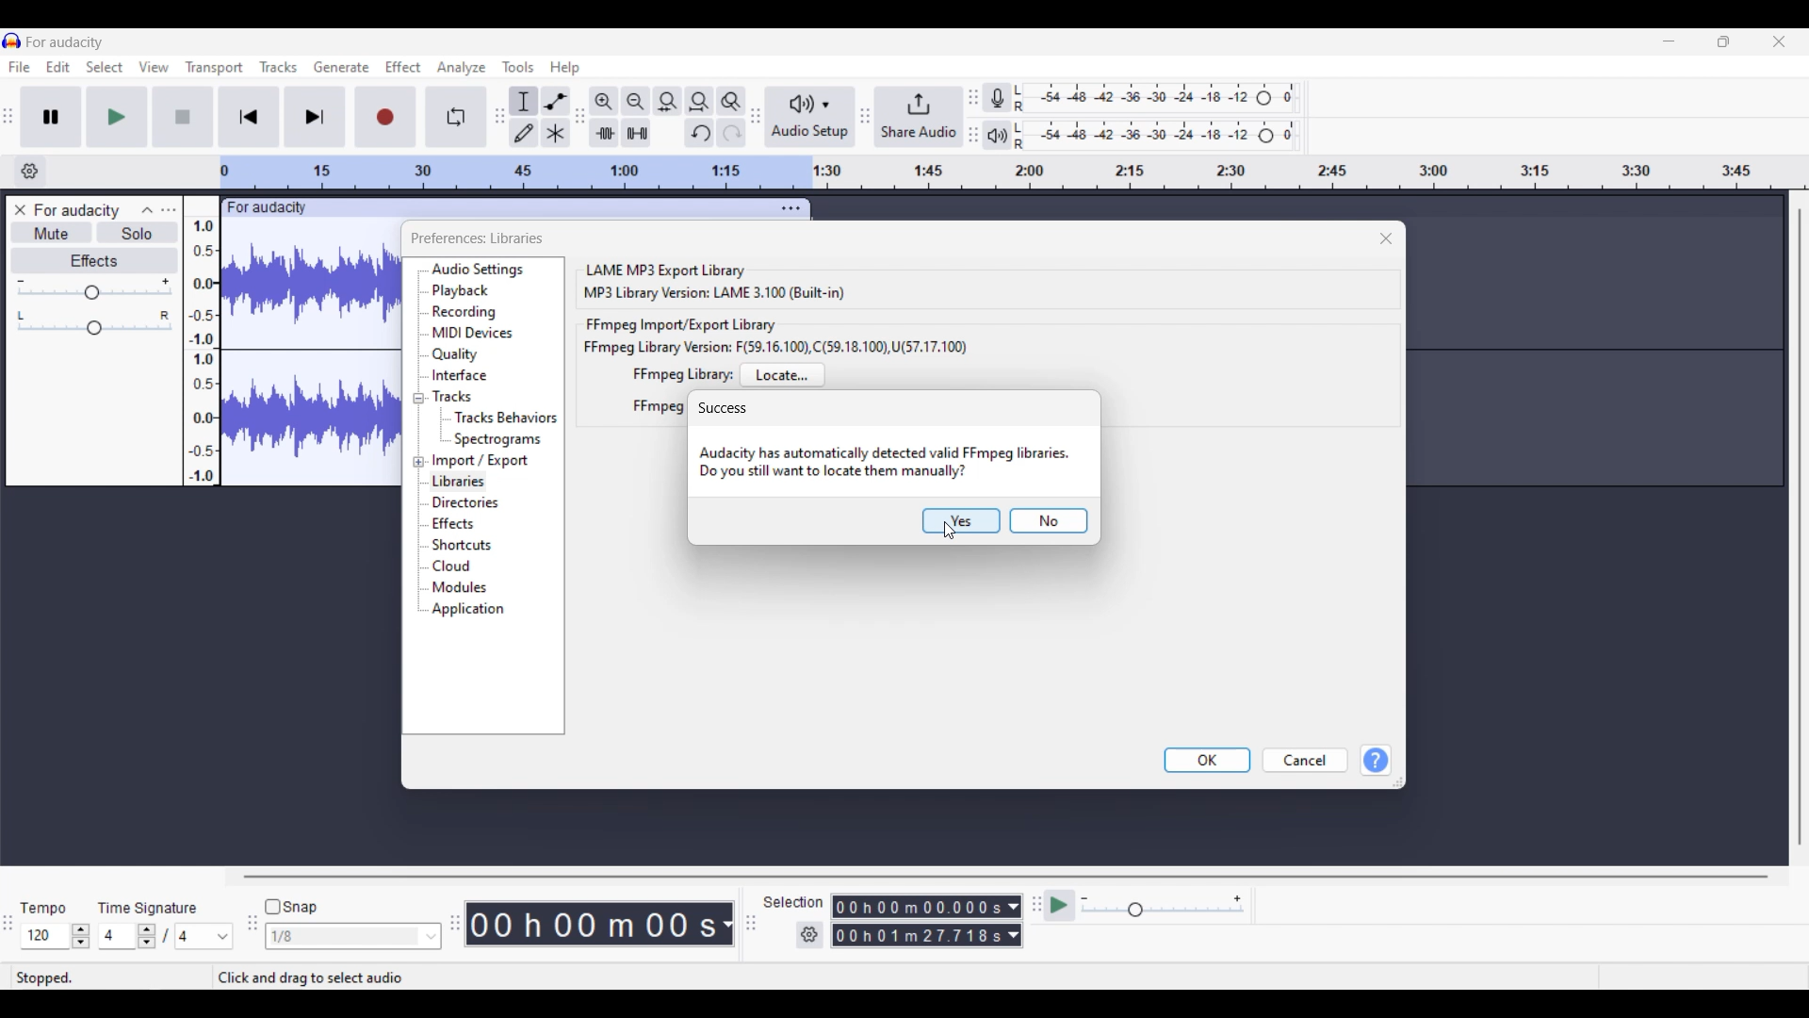 The image size is (1809, 1018). What do you see at coordinates (183, 117) in the screenshot?
I see `Stop` at bounding box center [183, 117].